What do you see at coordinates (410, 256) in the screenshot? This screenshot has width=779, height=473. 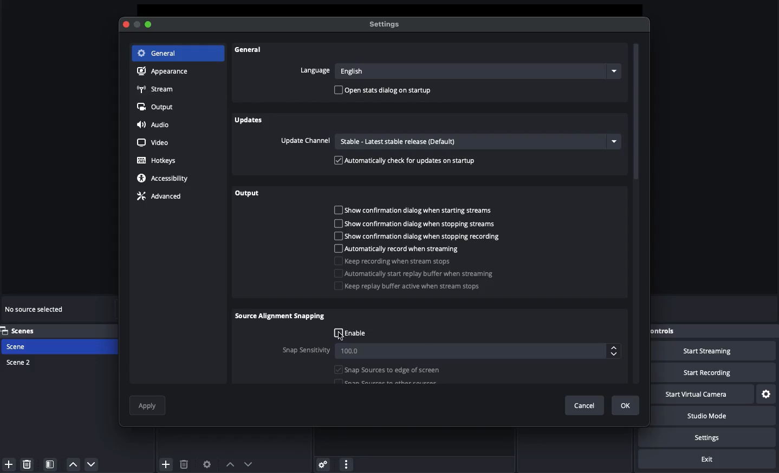 I see `Streaming` at bounding box center [410, 256].